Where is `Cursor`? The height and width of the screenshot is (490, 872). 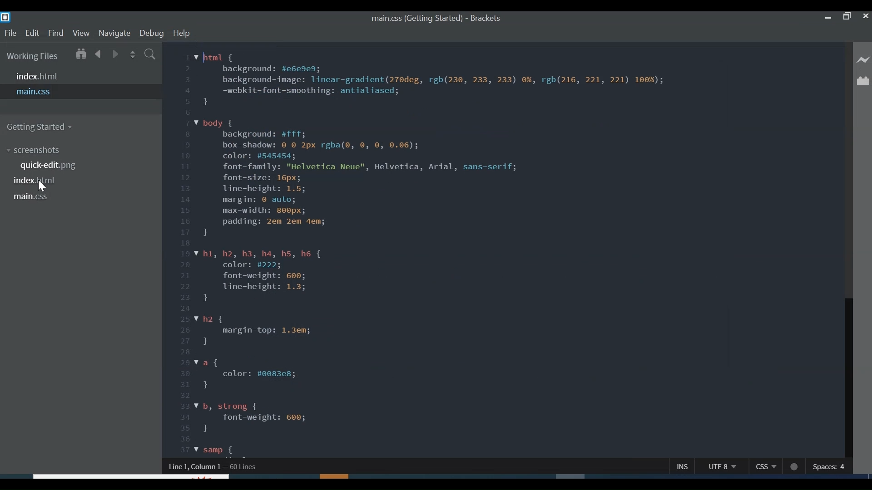 Cursor is located at coordinates (43, 187).